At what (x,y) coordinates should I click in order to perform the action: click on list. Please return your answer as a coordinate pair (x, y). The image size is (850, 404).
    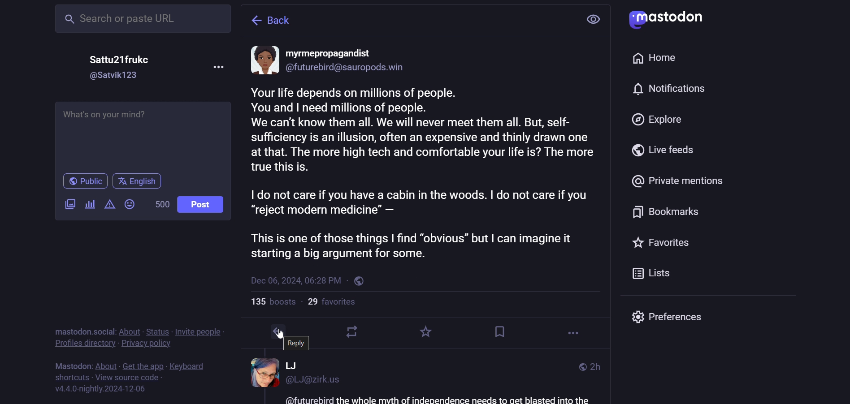
    Looking at the image, I should click on (655, 273).